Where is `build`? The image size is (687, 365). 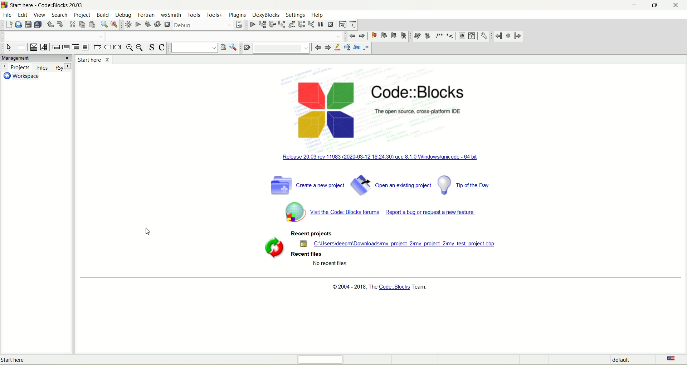 build is located at coordinates (105, 15).